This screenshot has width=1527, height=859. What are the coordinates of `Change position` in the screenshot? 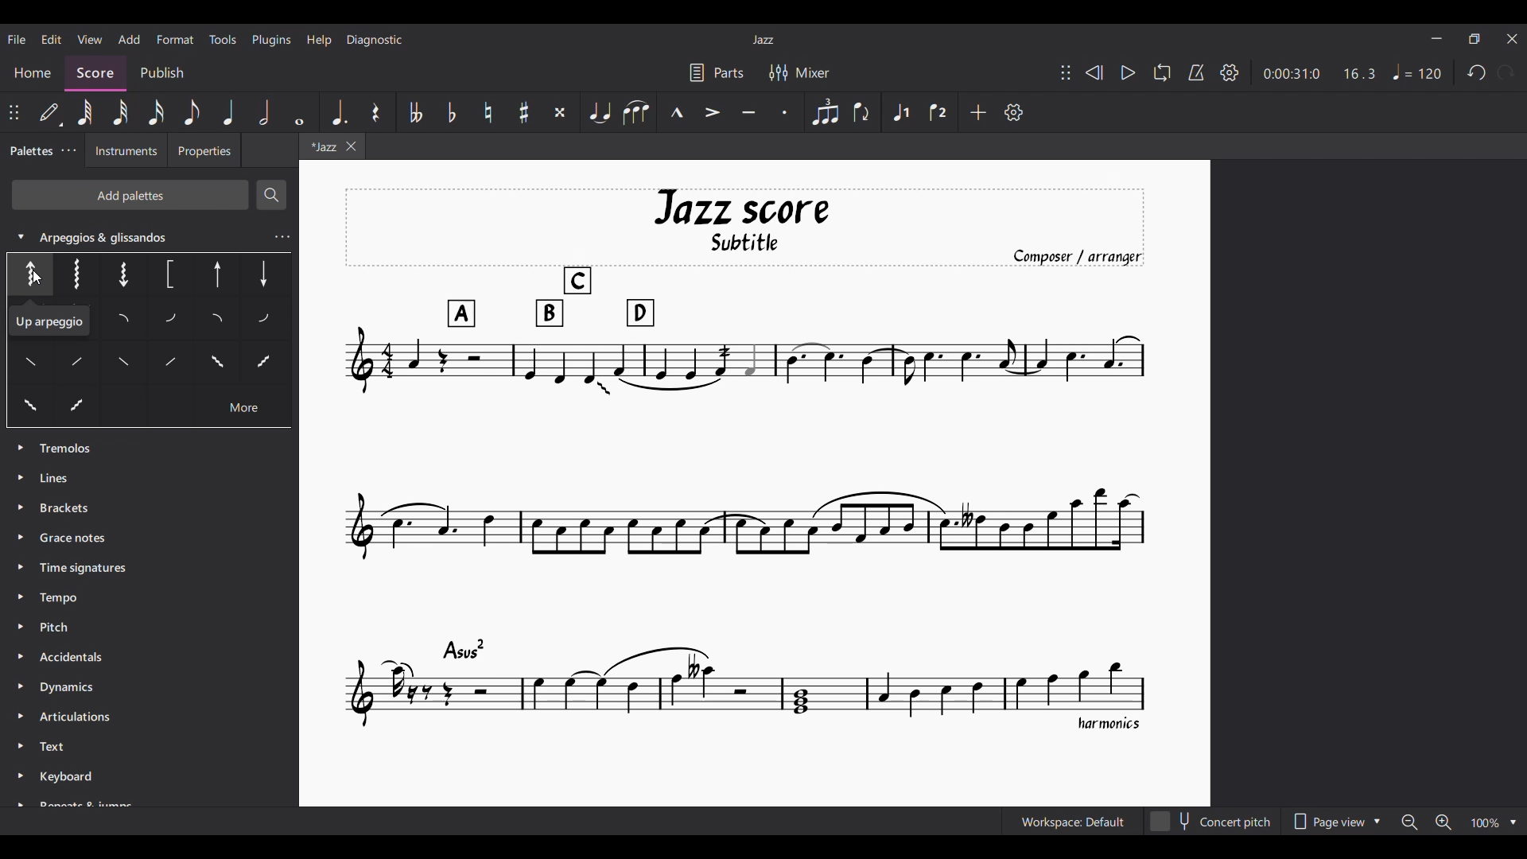 It's located at (1066, 72).